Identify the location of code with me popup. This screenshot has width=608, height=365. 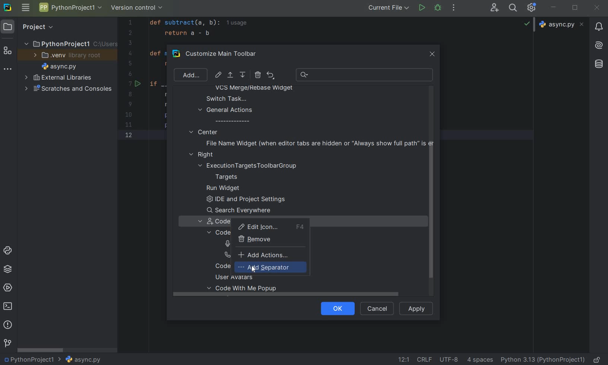
(245, 290).